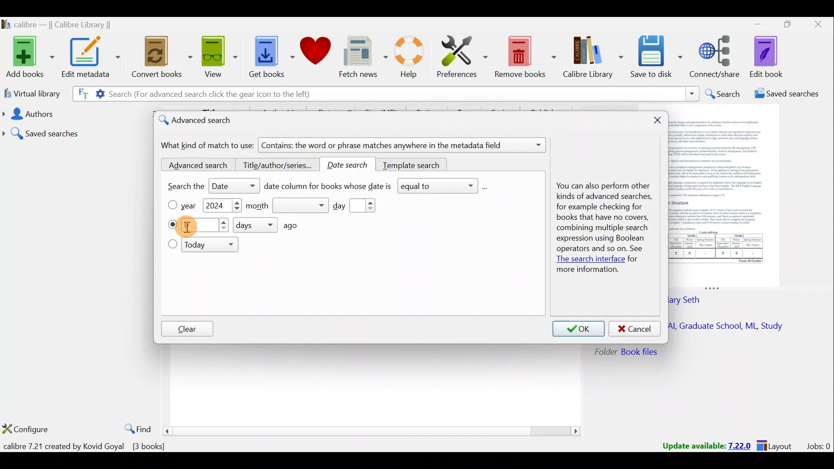 Image resolution: width=834 pixels, height=469 pixels. Describe the element at coordinates (602, 219) in the screenshot. I see `You can also perform other kinds of advanced searches, for example checking for books that have no covers, combining multiple search expression using Boolean operators and so on. See` at that location.